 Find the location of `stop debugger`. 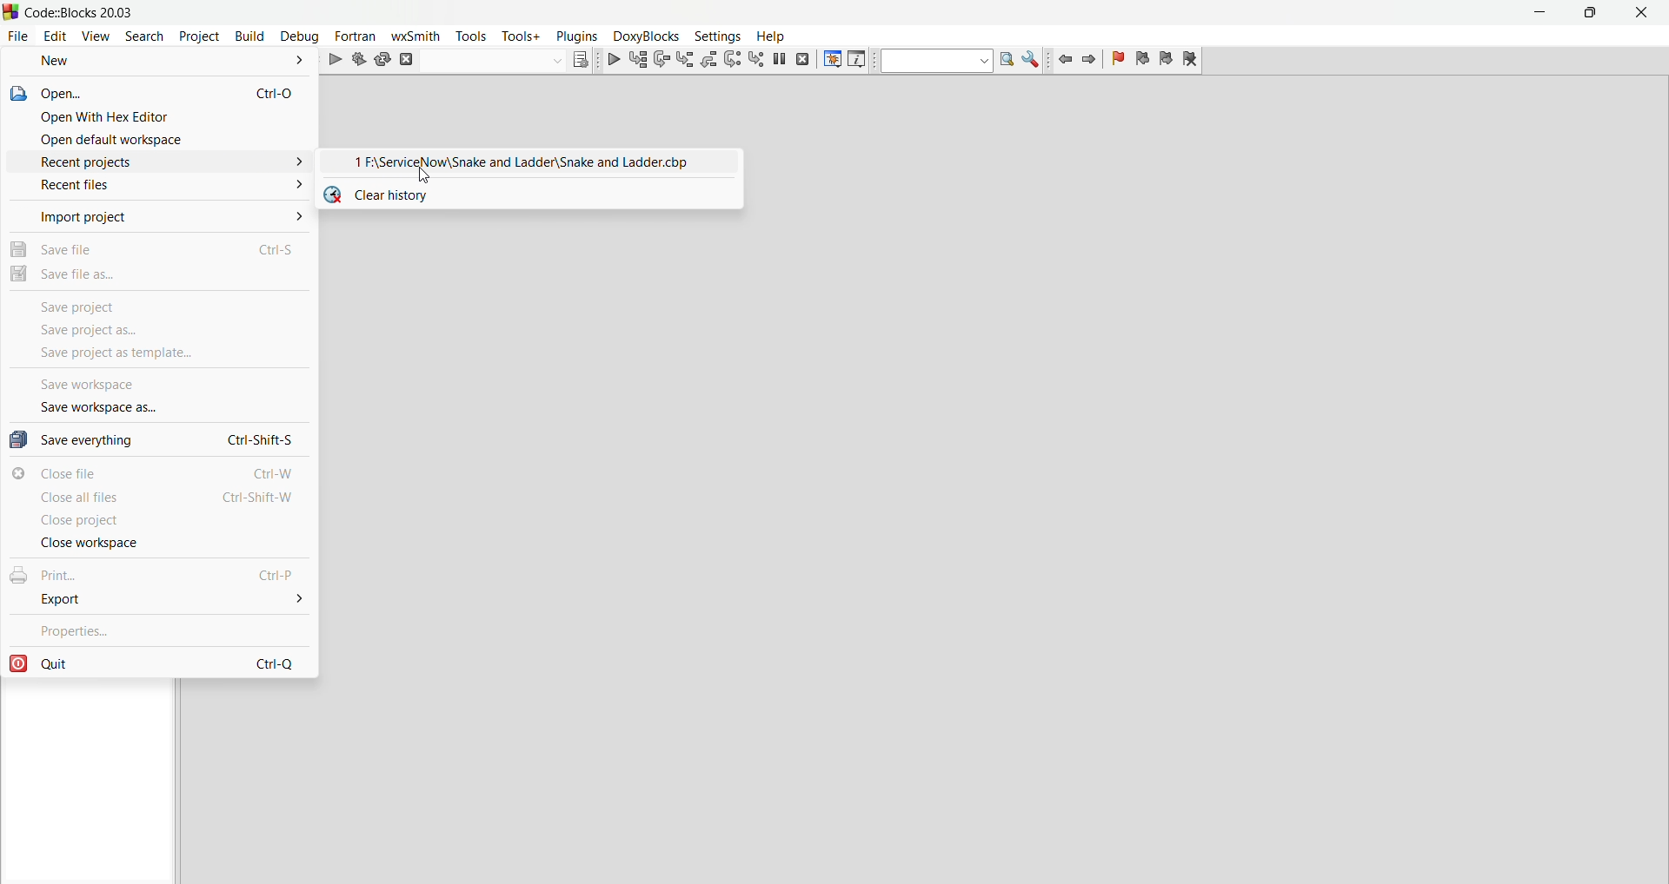

stop debugger is located at coordinates (802, 60).